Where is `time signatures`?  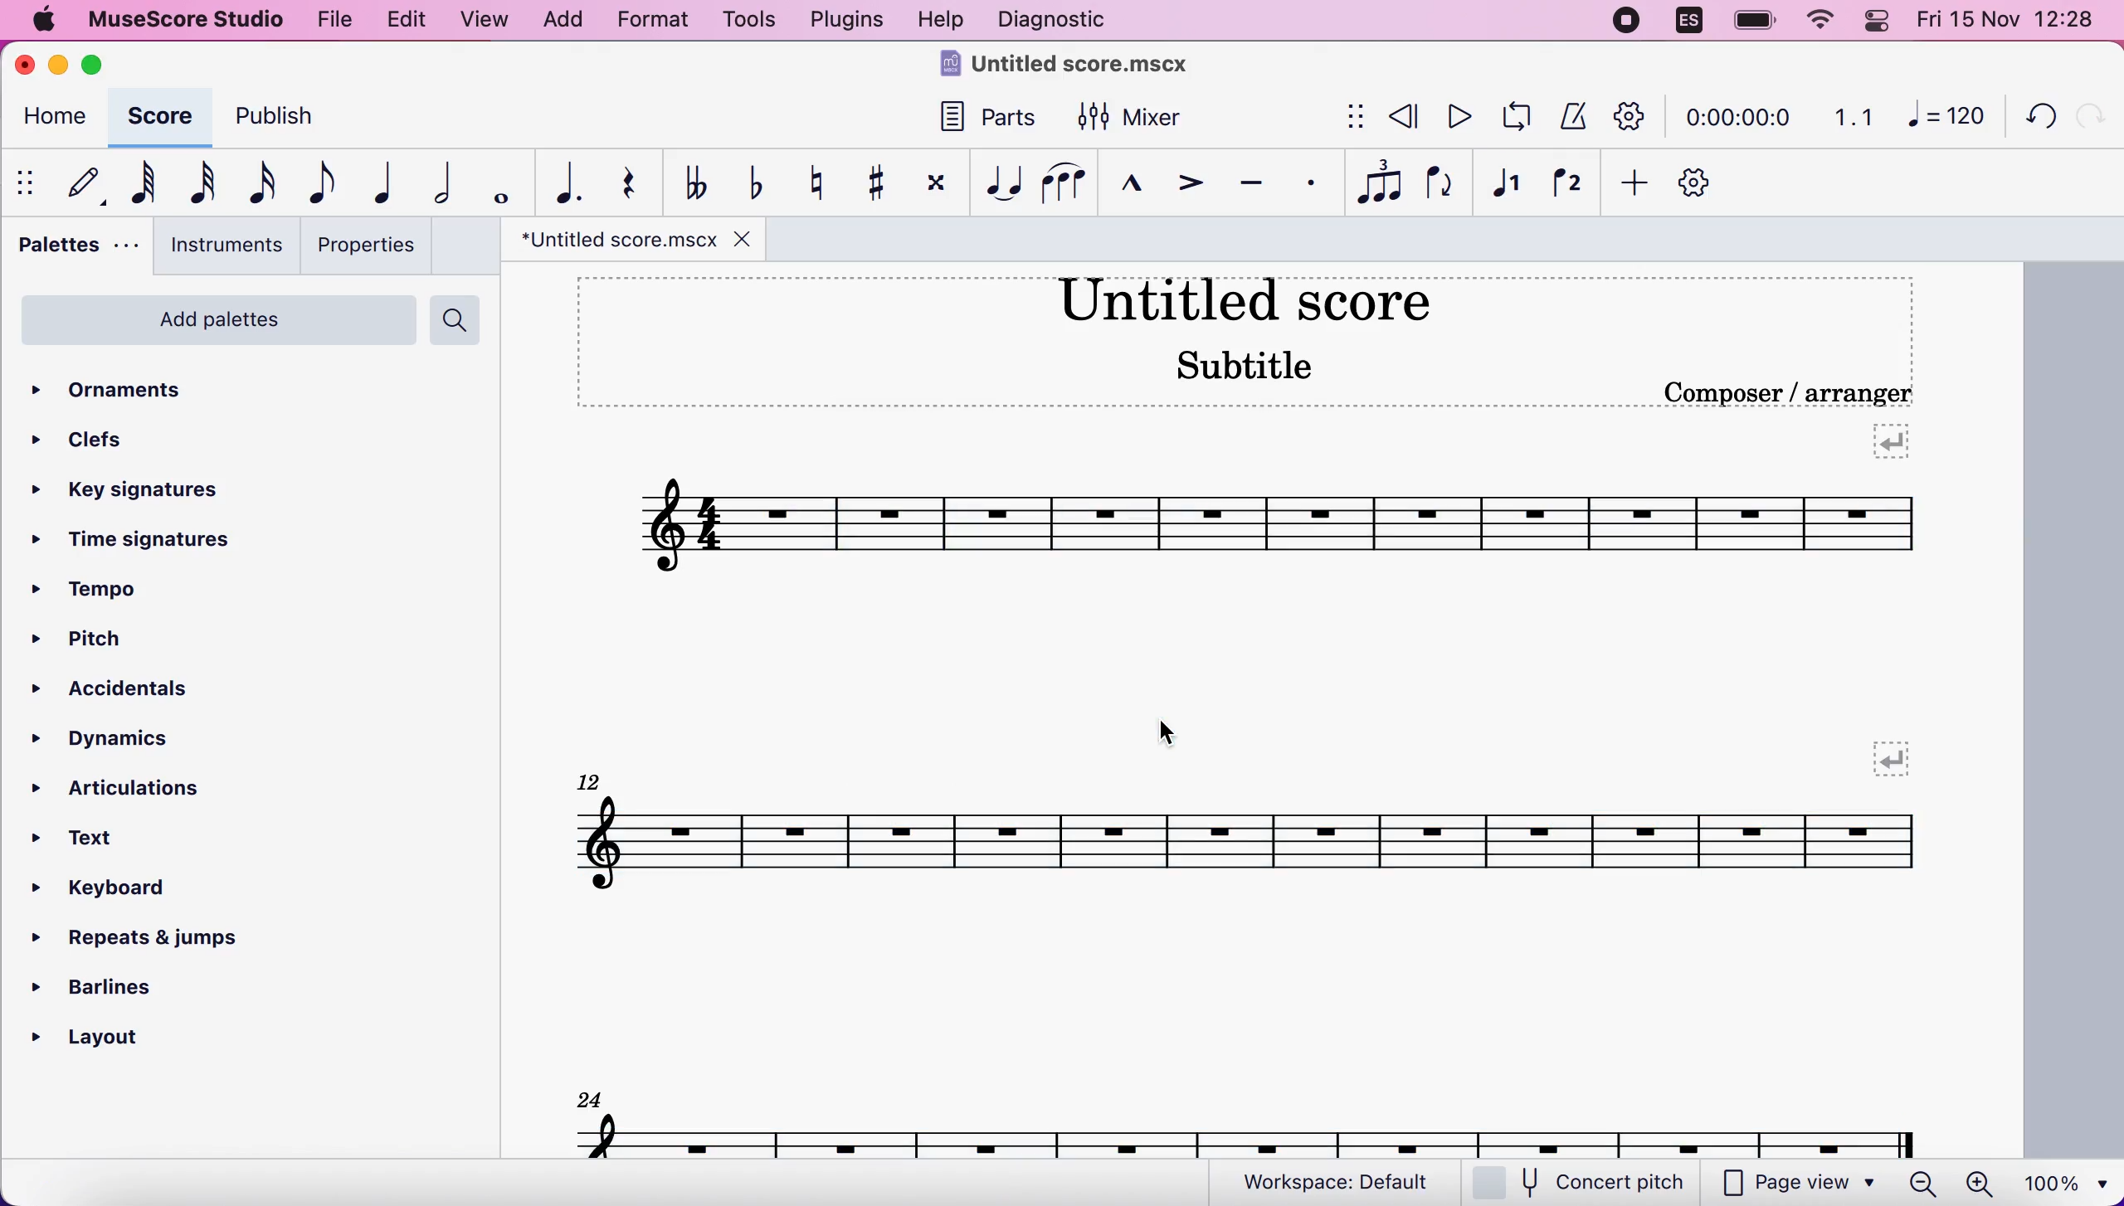 time signatures is located at coordinates (137, 542).